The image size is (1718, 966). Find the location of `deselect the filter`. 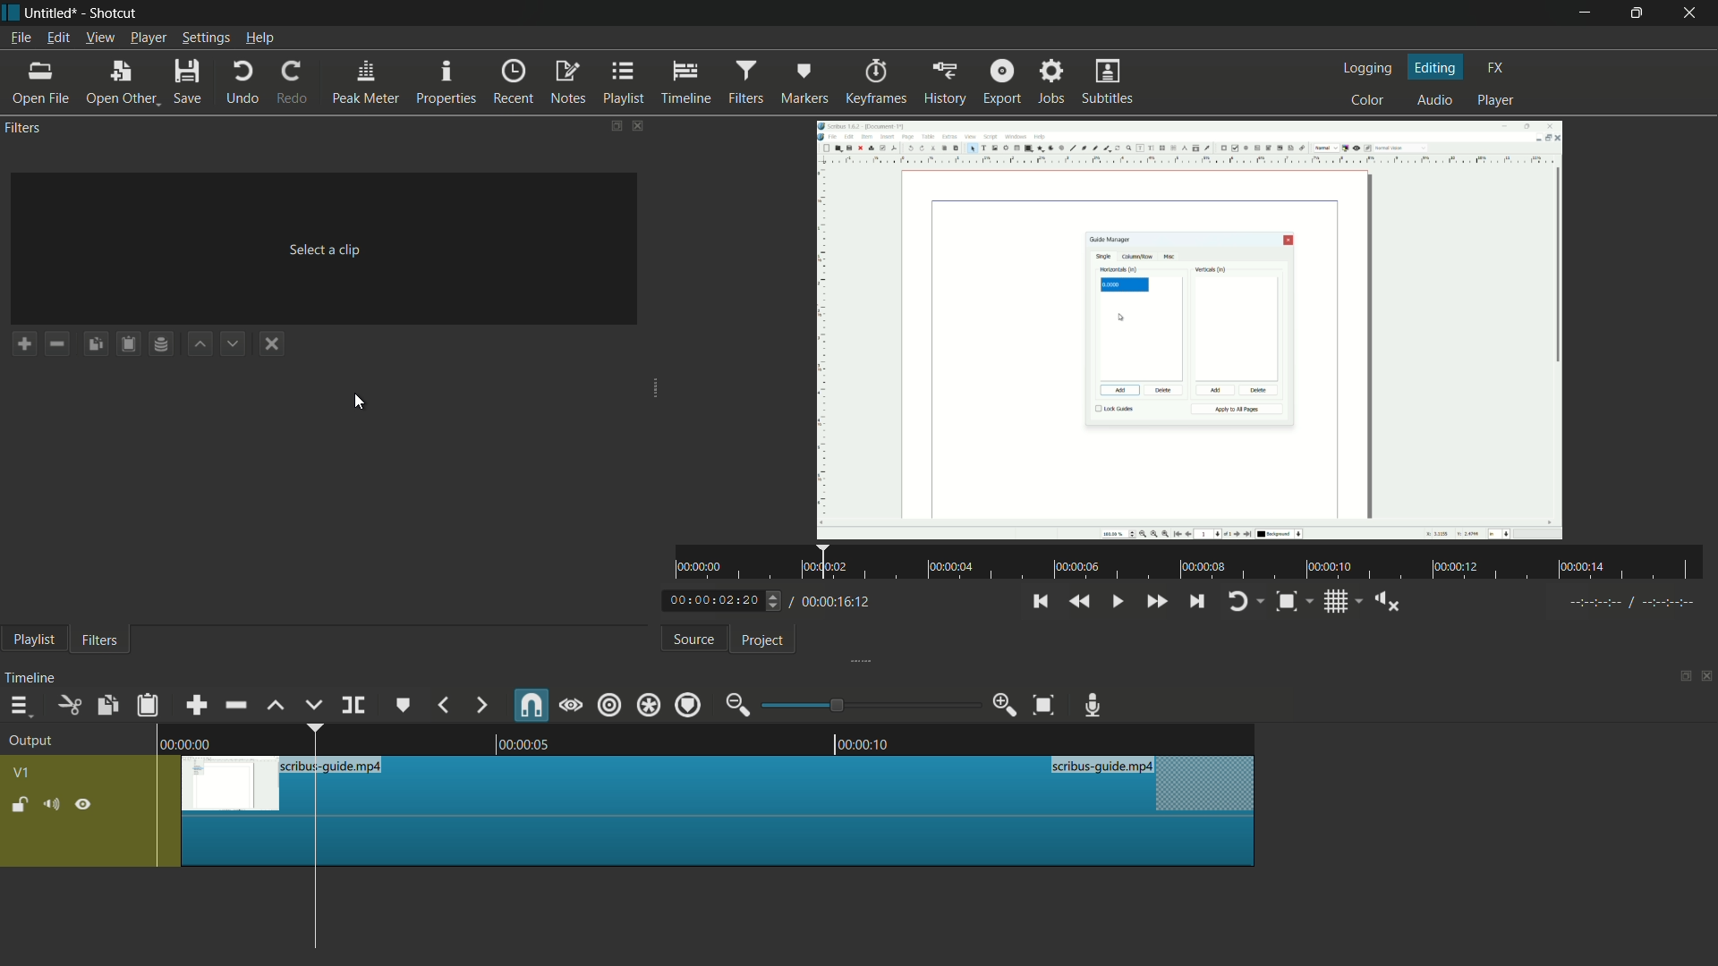

deselect the filter is located at coordinates (268, 345).